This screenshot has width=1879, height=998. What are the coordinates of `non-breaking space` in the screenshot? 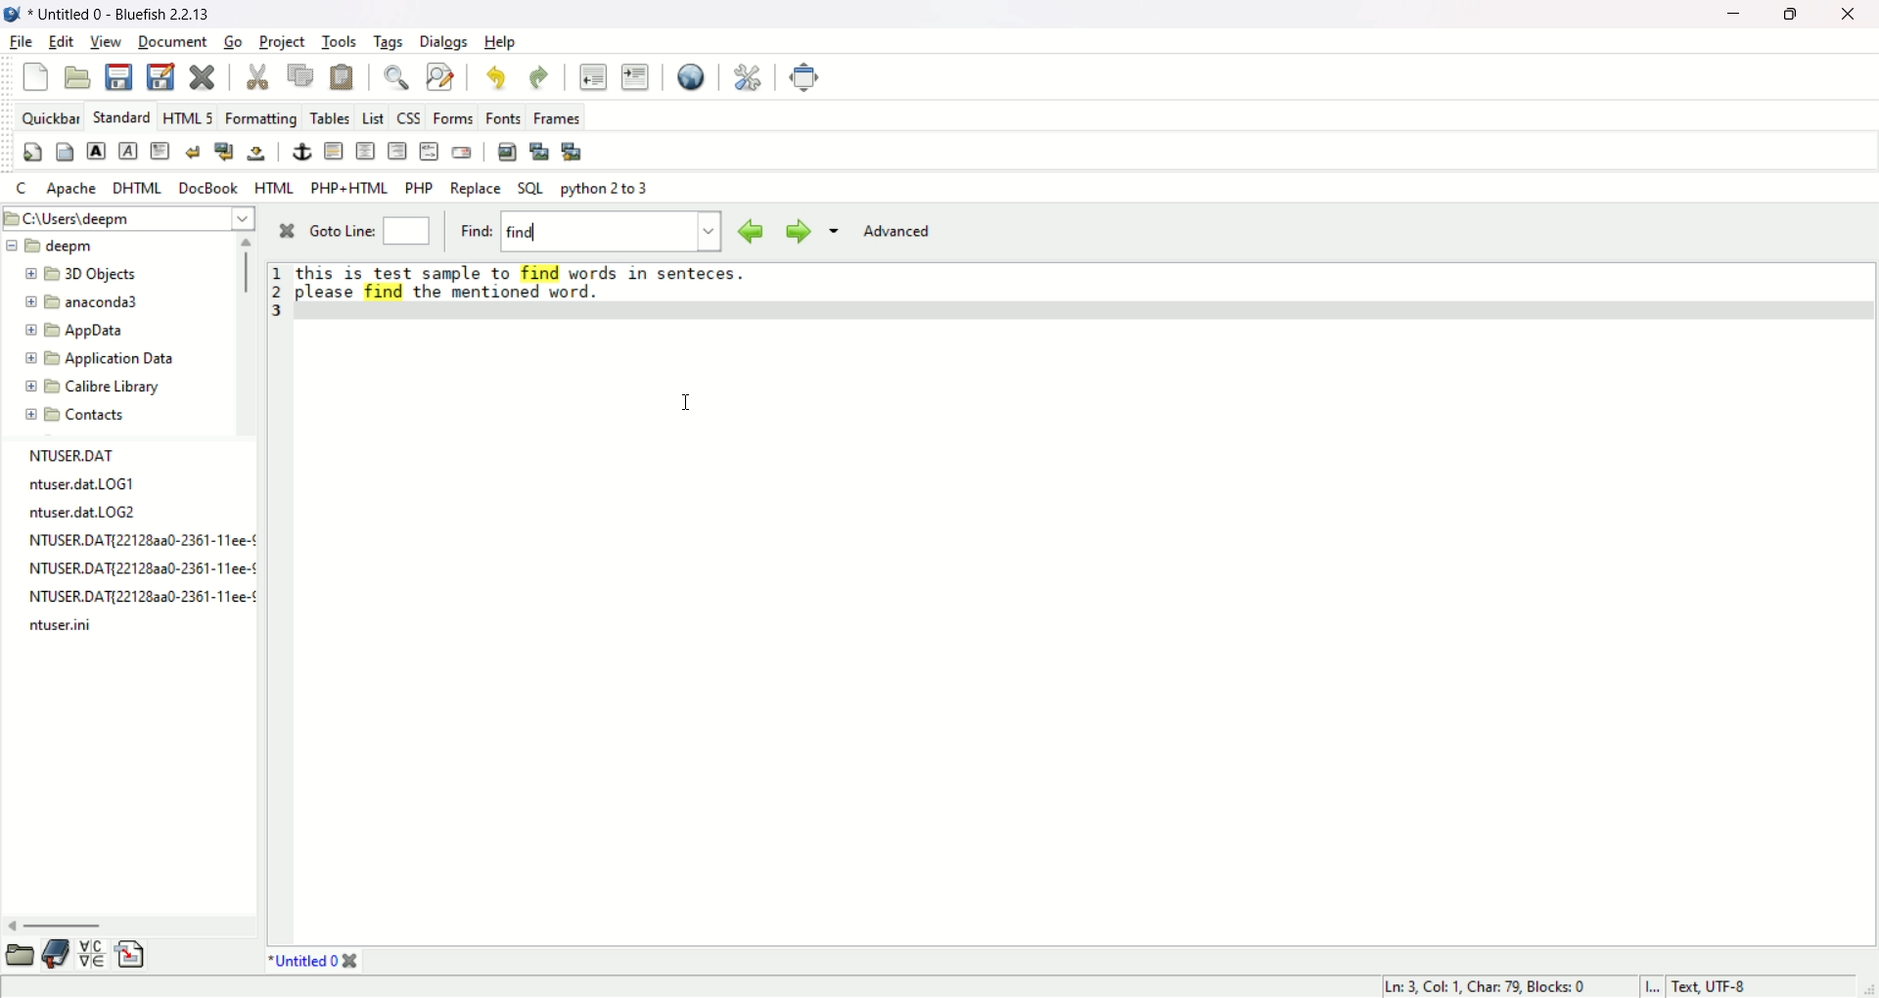 It's located at (255, 153).